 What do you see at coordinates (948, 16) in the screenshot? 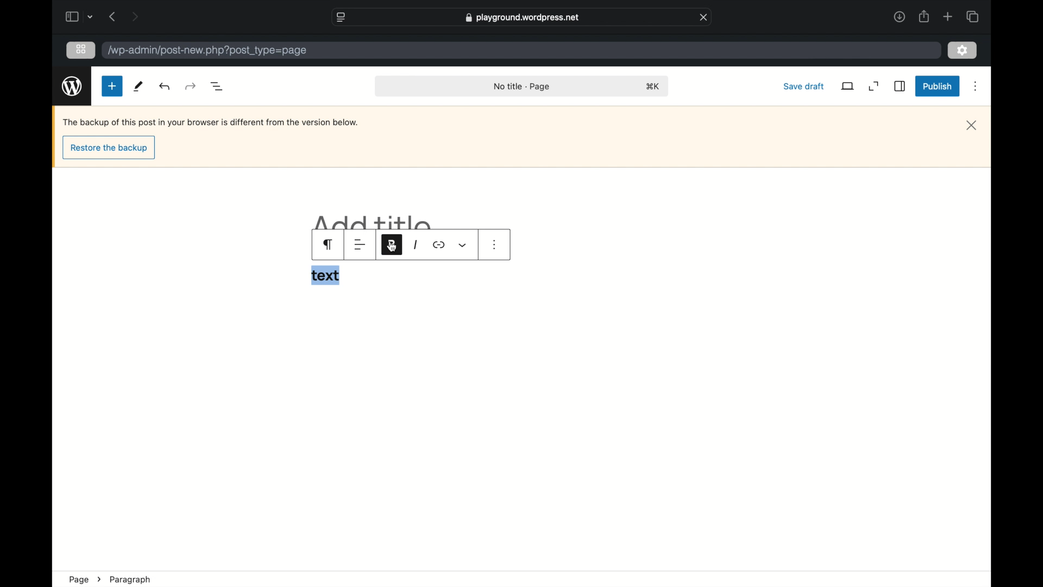
I see `new tab` at bounding box center [948, 16].